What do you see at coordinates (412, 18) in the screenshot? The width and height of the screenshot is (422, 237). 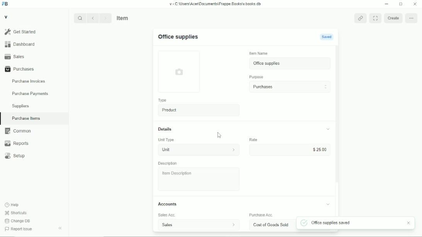 I see `options` at bounding box center [412, 18].